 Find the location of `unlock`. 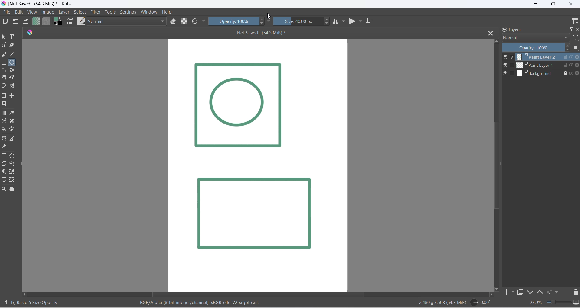

unlock is located at coordinates (564, 57).